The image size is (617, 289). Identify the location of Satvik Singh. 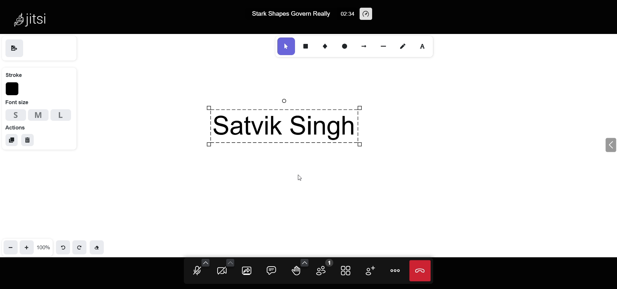
(291, 124).